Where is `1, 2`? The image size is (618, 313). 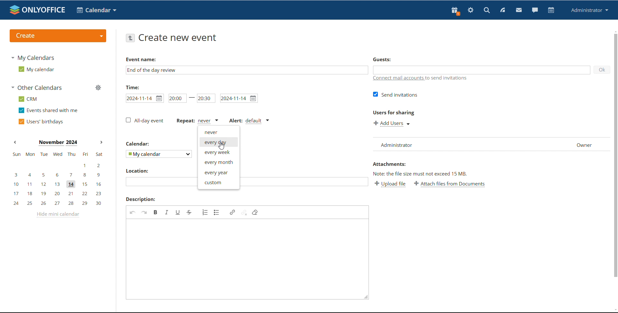 1, 2 is located at coordinates (57, 166).